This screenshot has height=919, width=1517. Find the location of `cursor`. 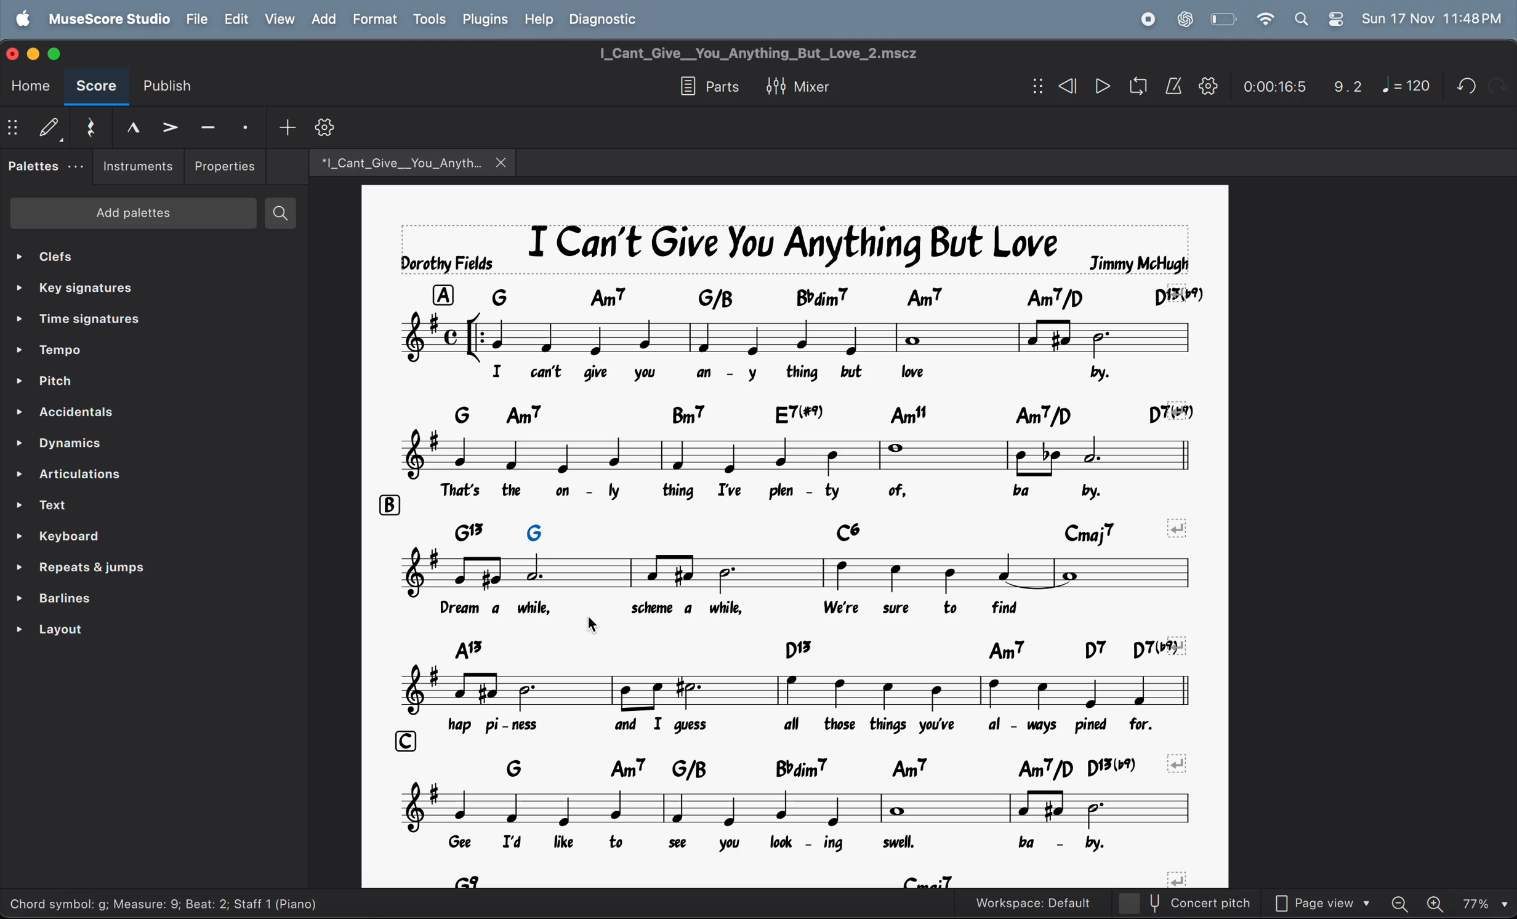

cursor is located at coordinates (593, 625).